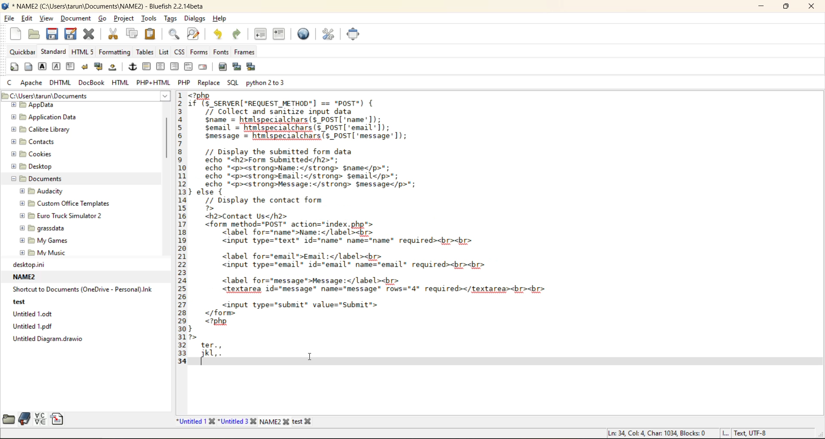  Describe the element at coordinates (41, 253) in the screenshot. I see `My Music` at that location.